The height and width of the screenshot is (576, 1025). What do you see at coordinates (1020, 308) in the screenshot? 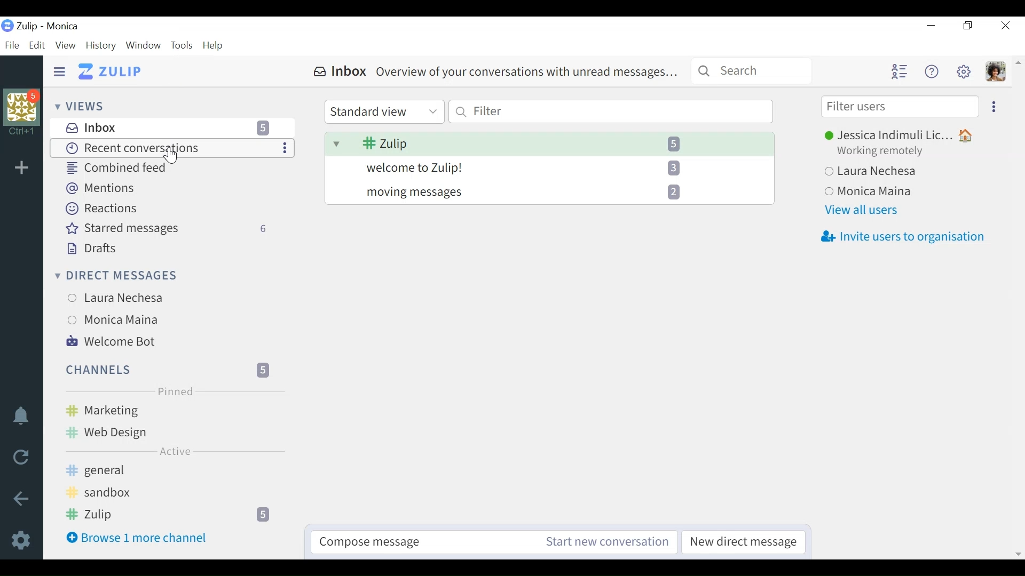
I see `vertical scrollbar` at bounding box center [1020, 308].